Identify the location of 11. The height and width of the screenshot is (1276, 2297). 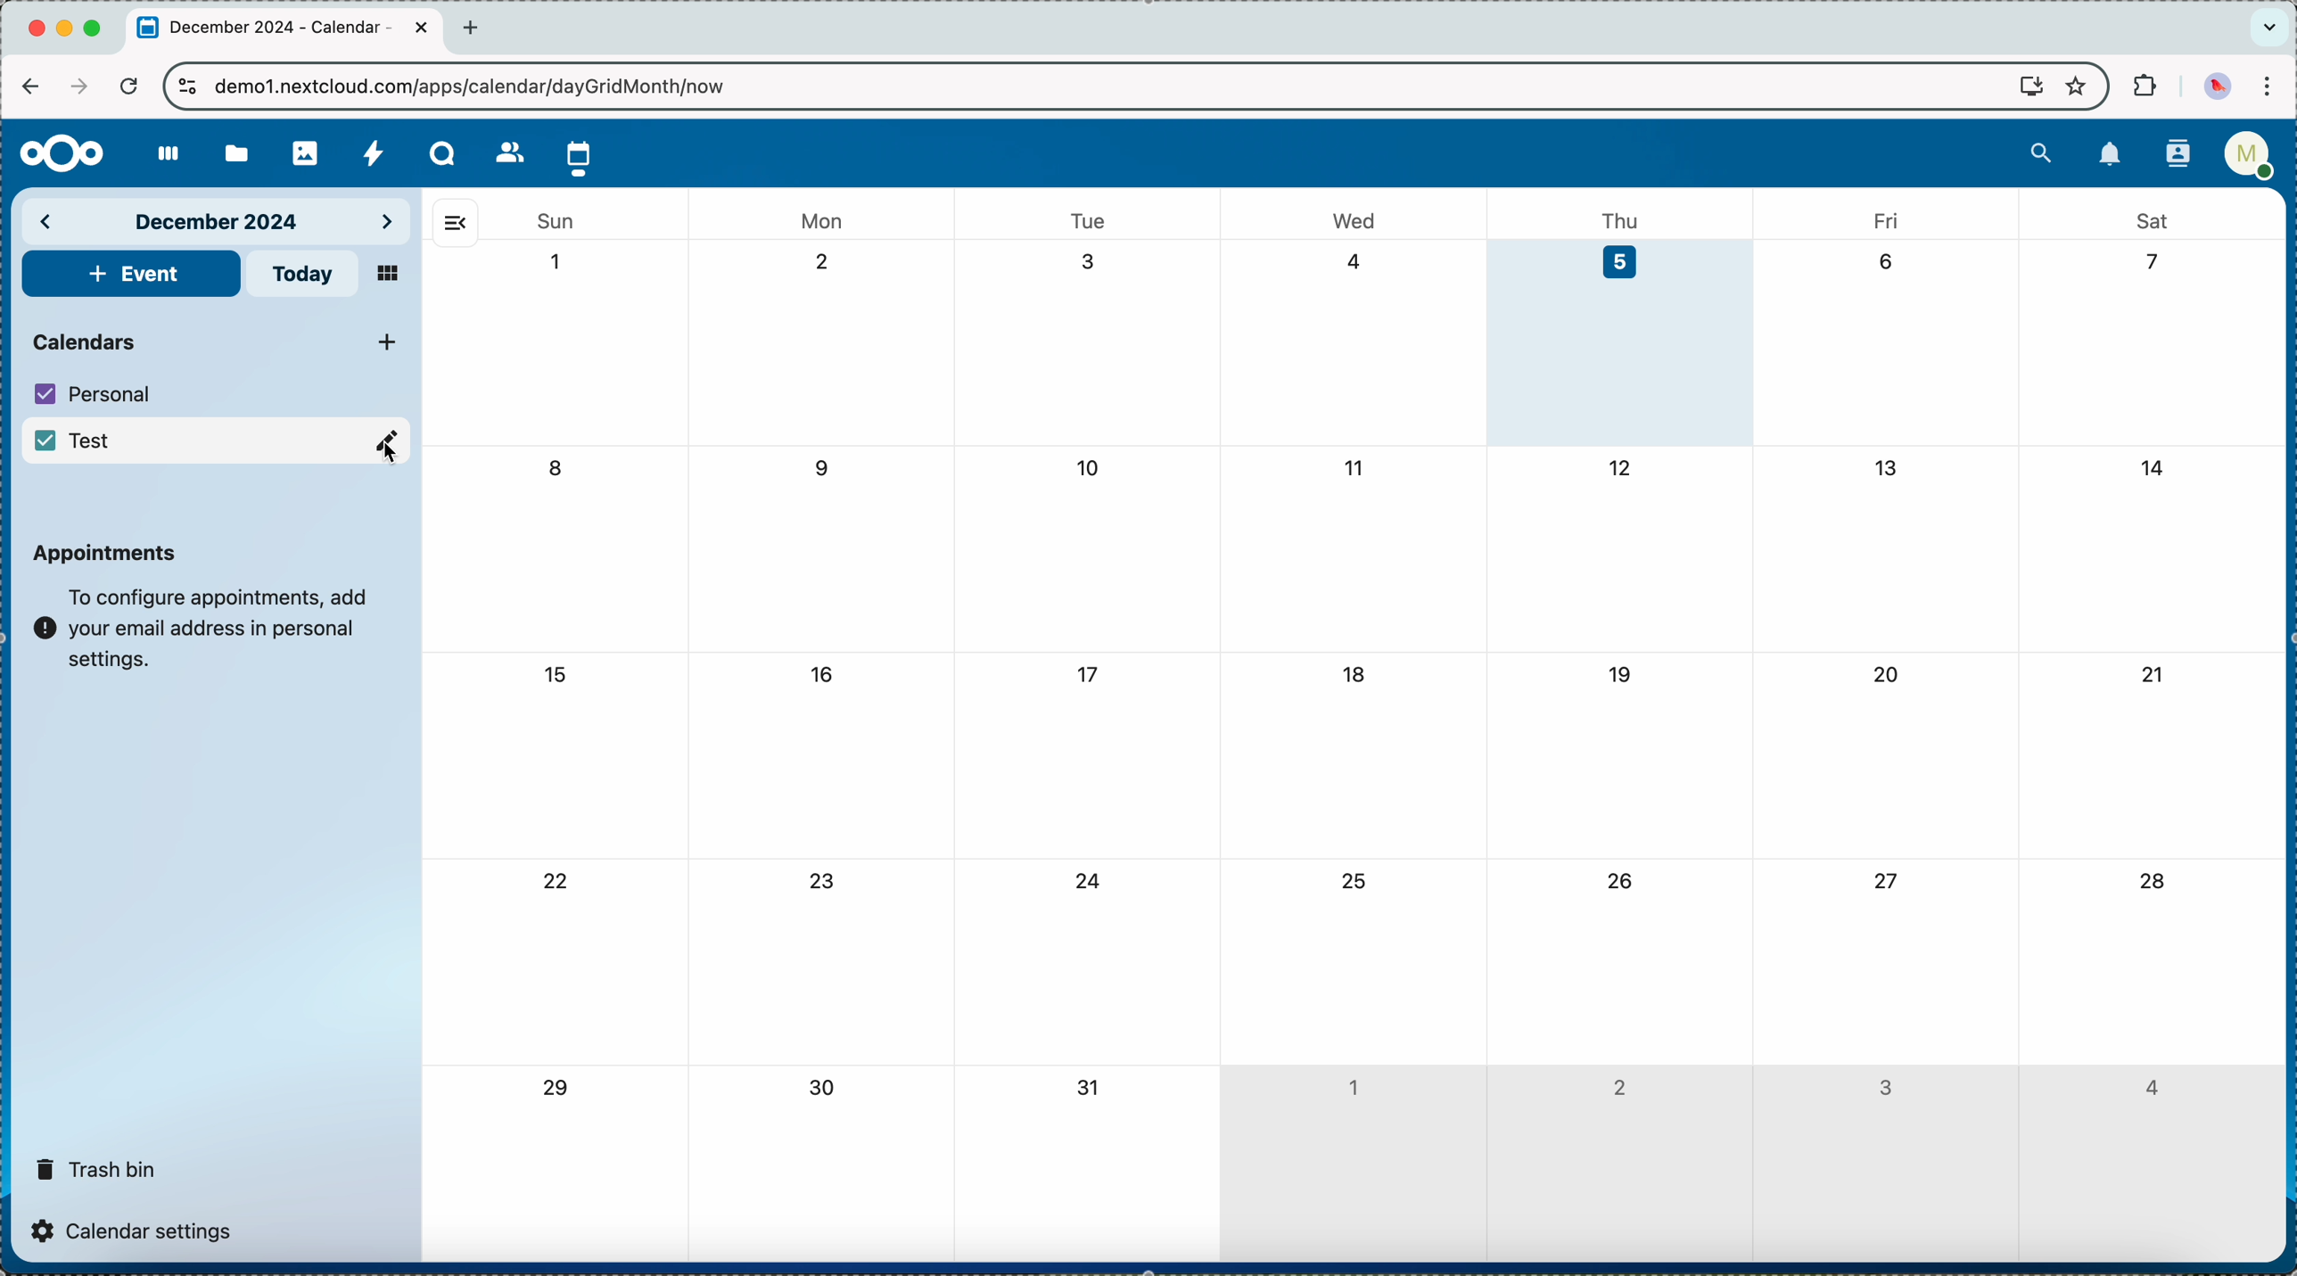
(1351, 466).